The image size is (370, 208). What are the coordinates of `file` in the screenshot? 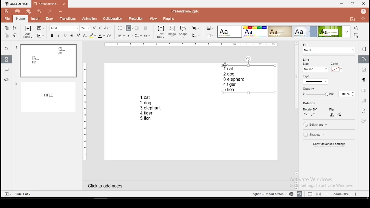 It's located at (7, 19).